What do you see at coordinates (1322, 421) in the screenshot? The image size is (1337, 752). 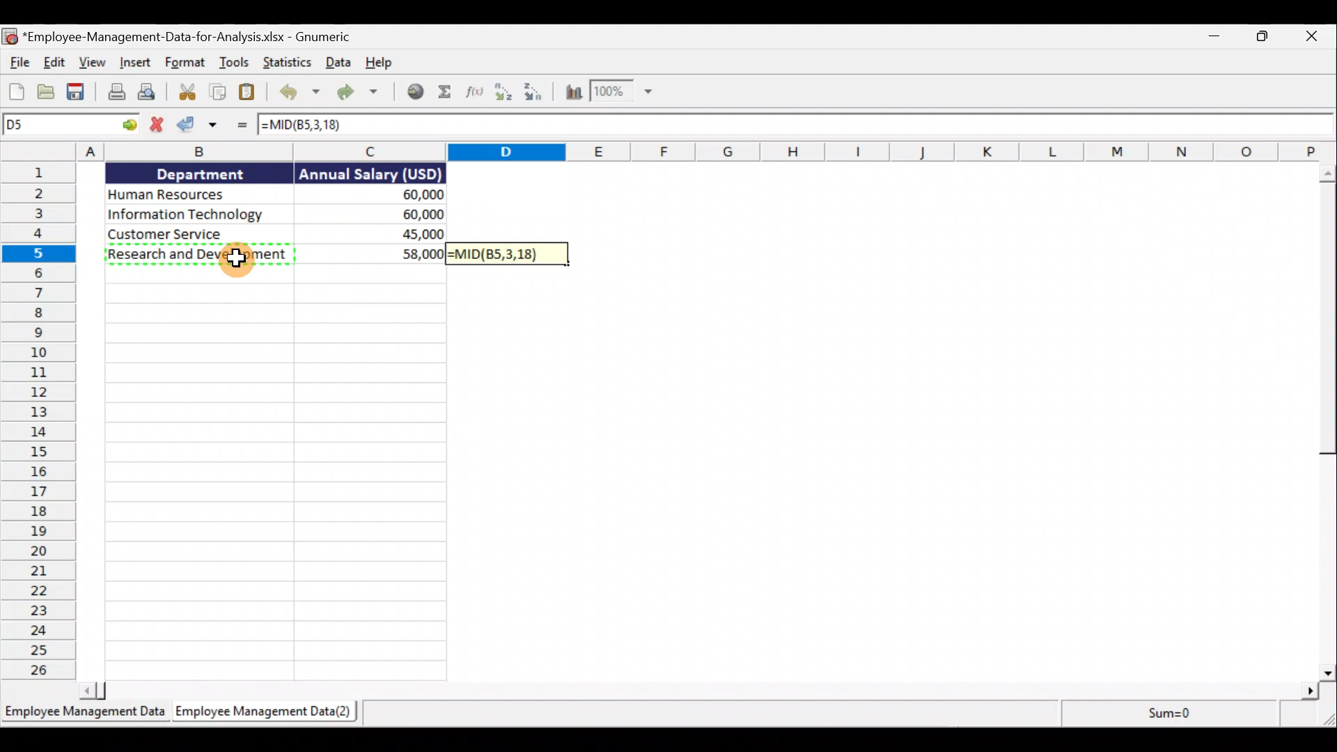 I see `Scroll bar` at bounding box center [1322, 421].